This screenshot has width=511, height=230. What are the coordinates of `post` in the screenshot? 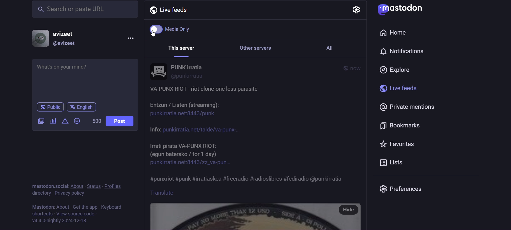 It's located at (122, 122).